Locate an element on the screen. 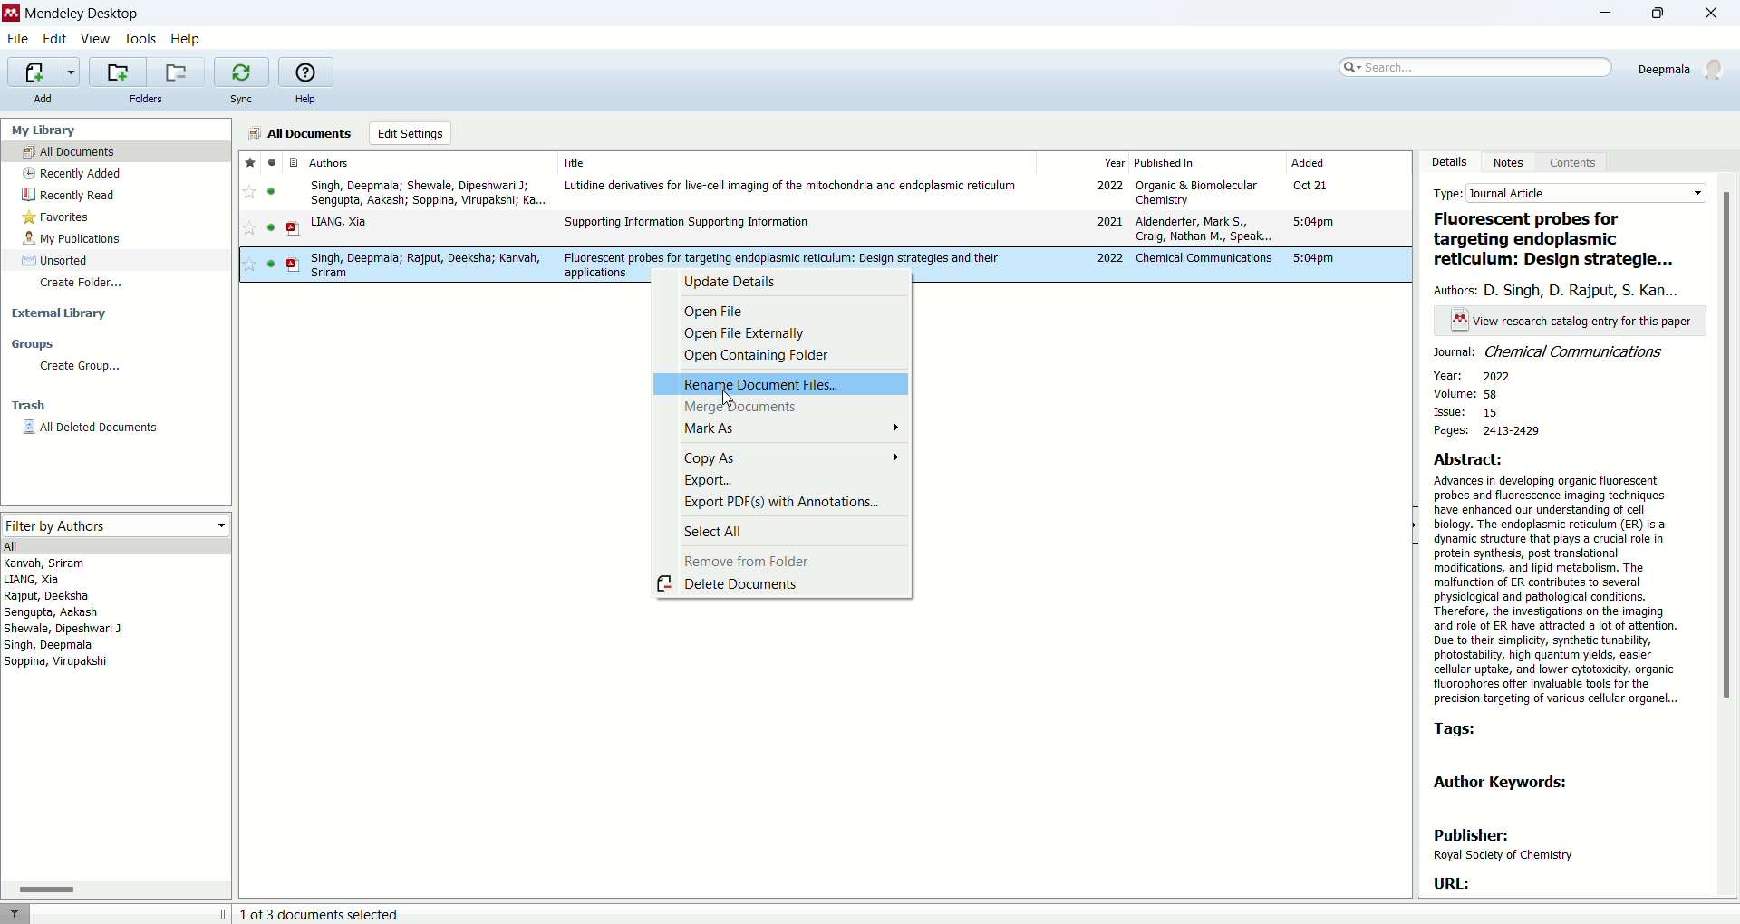  Chemical communications is located at coordinates (1202, 257).